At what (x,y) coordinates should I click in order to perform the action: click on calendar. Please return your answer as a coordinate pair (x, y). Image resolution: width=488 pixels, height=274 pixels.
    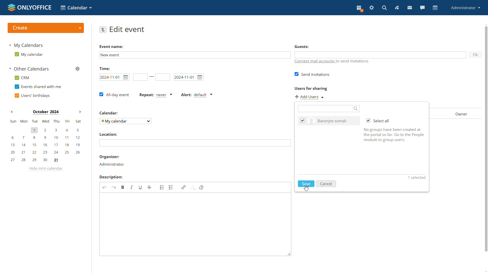
    Looking at the image, I should click on (435, 8).